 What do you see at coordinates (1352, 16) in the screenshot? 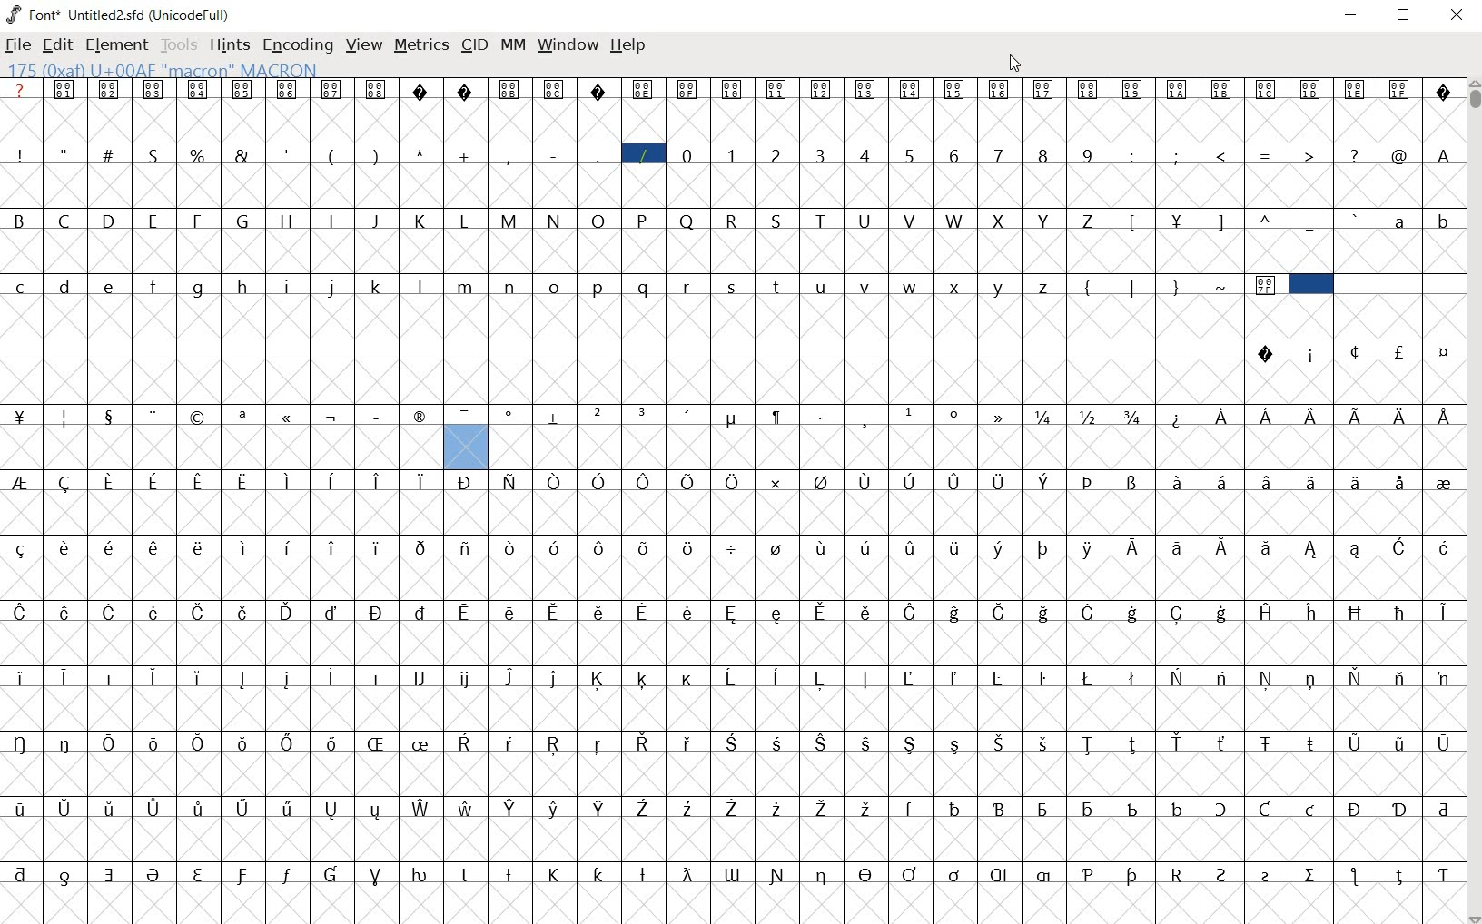
I see `Minimize` at bounding box center [1352, 16].